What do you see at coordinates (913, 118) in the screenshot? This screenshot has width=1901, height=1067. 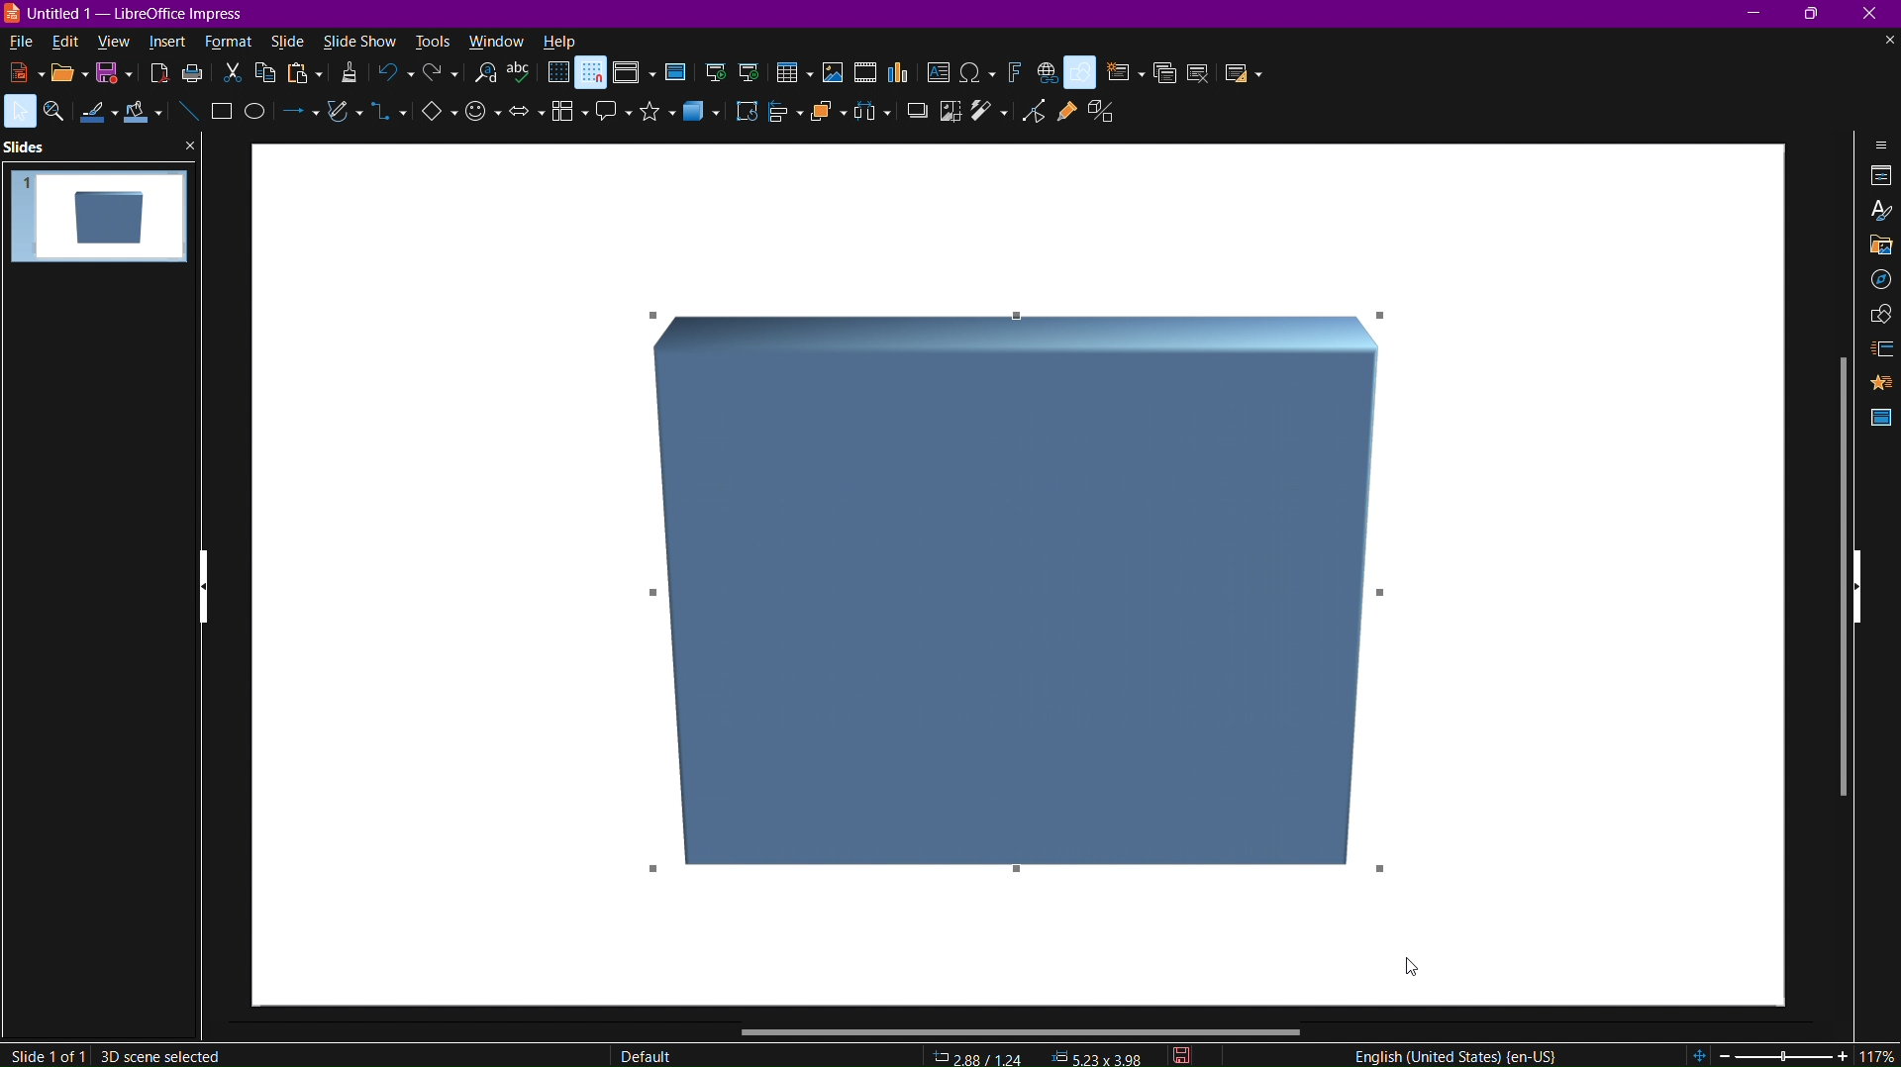 I see `Shadow` at bounding box center [913, 118].